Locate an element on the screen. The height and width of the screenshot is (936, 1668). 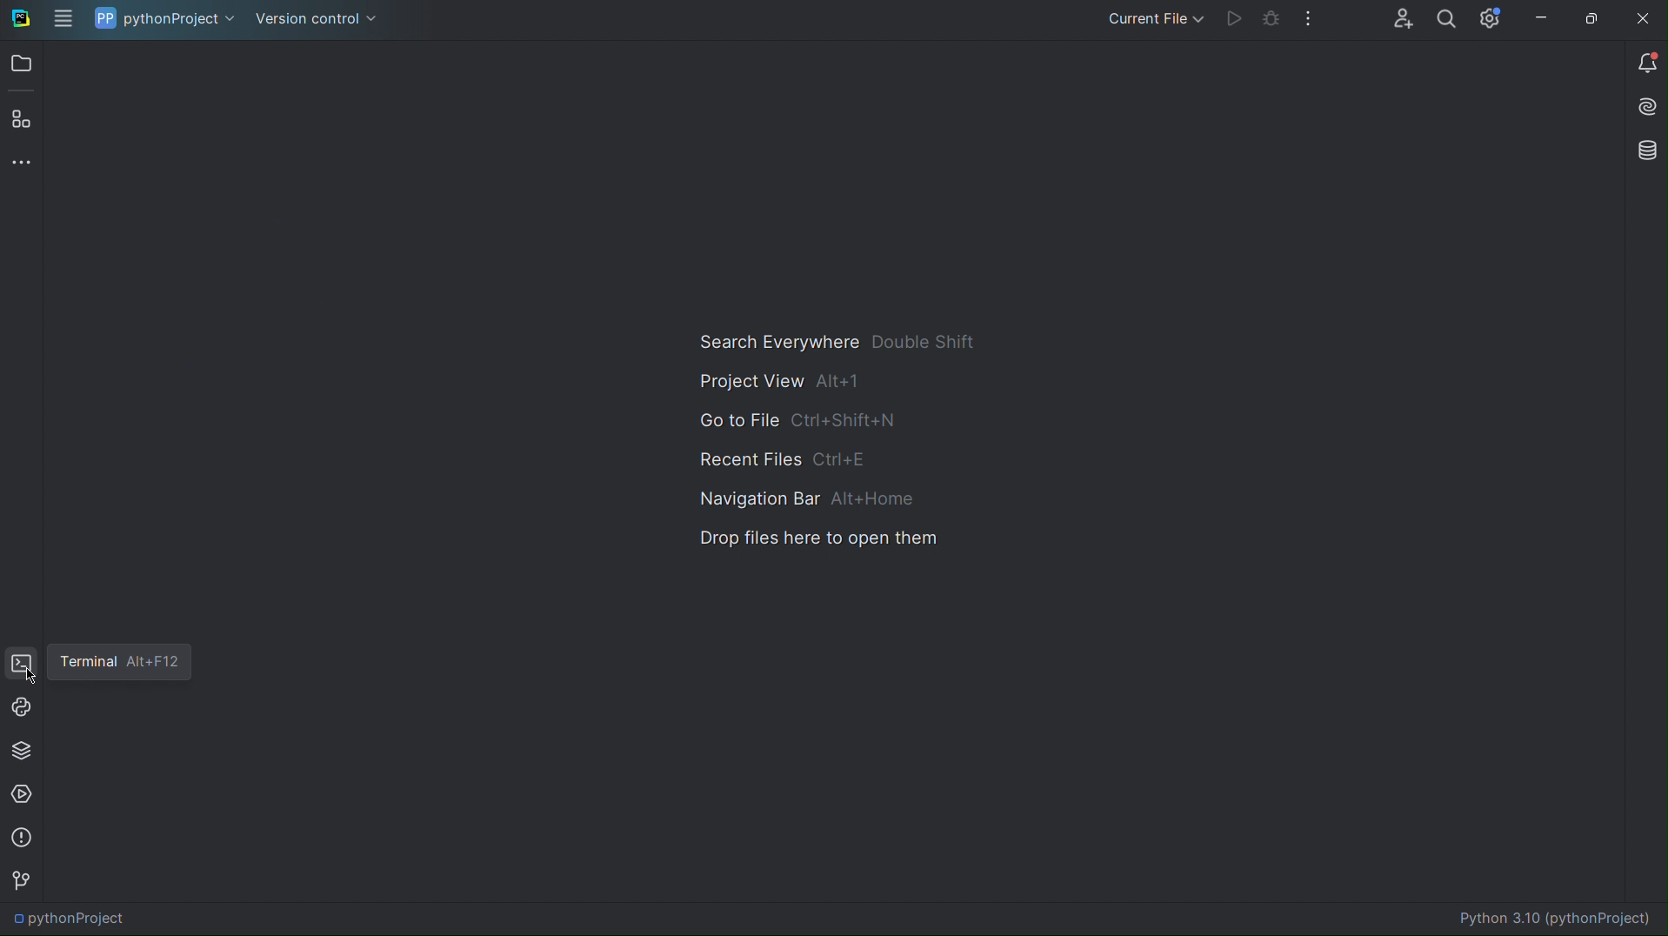
pythonProject is located at coordinates (71, 920).